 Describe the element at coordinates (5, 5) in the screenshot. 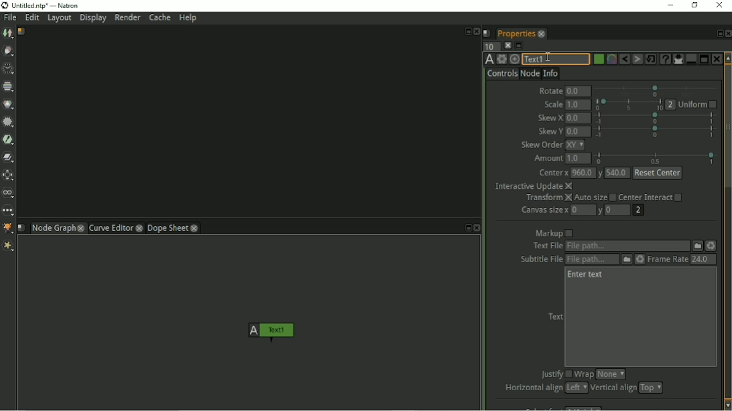

I see `logo` at that location.